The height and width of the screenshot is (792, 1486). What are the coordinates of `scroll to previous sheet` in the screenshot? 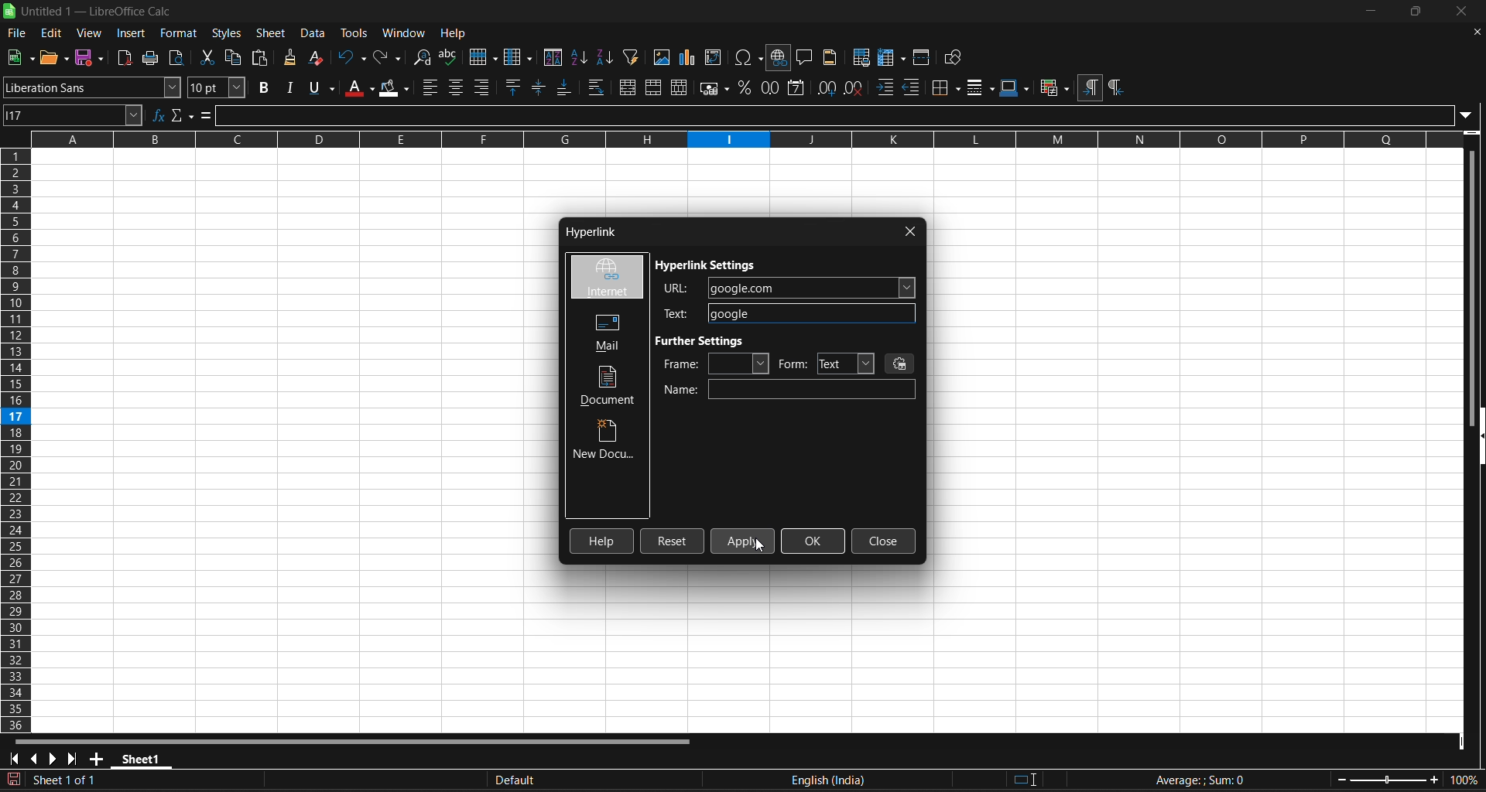 It's located at (34, 759).